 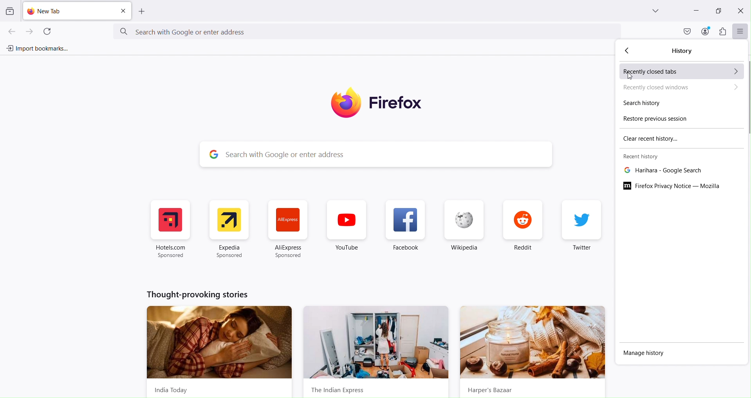 What do you see at coordinates (69, 11) in the screenshot?
I see `Add new tab` at bounding box center [69, 11].